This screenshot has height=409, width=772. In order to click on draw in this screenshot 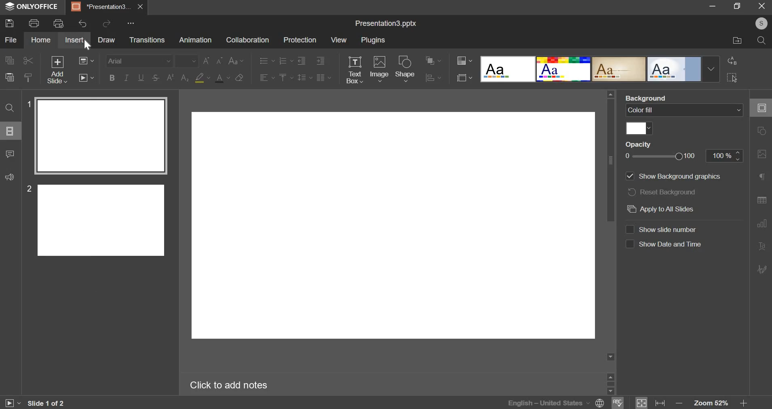, I will do `click(108, 41)`.